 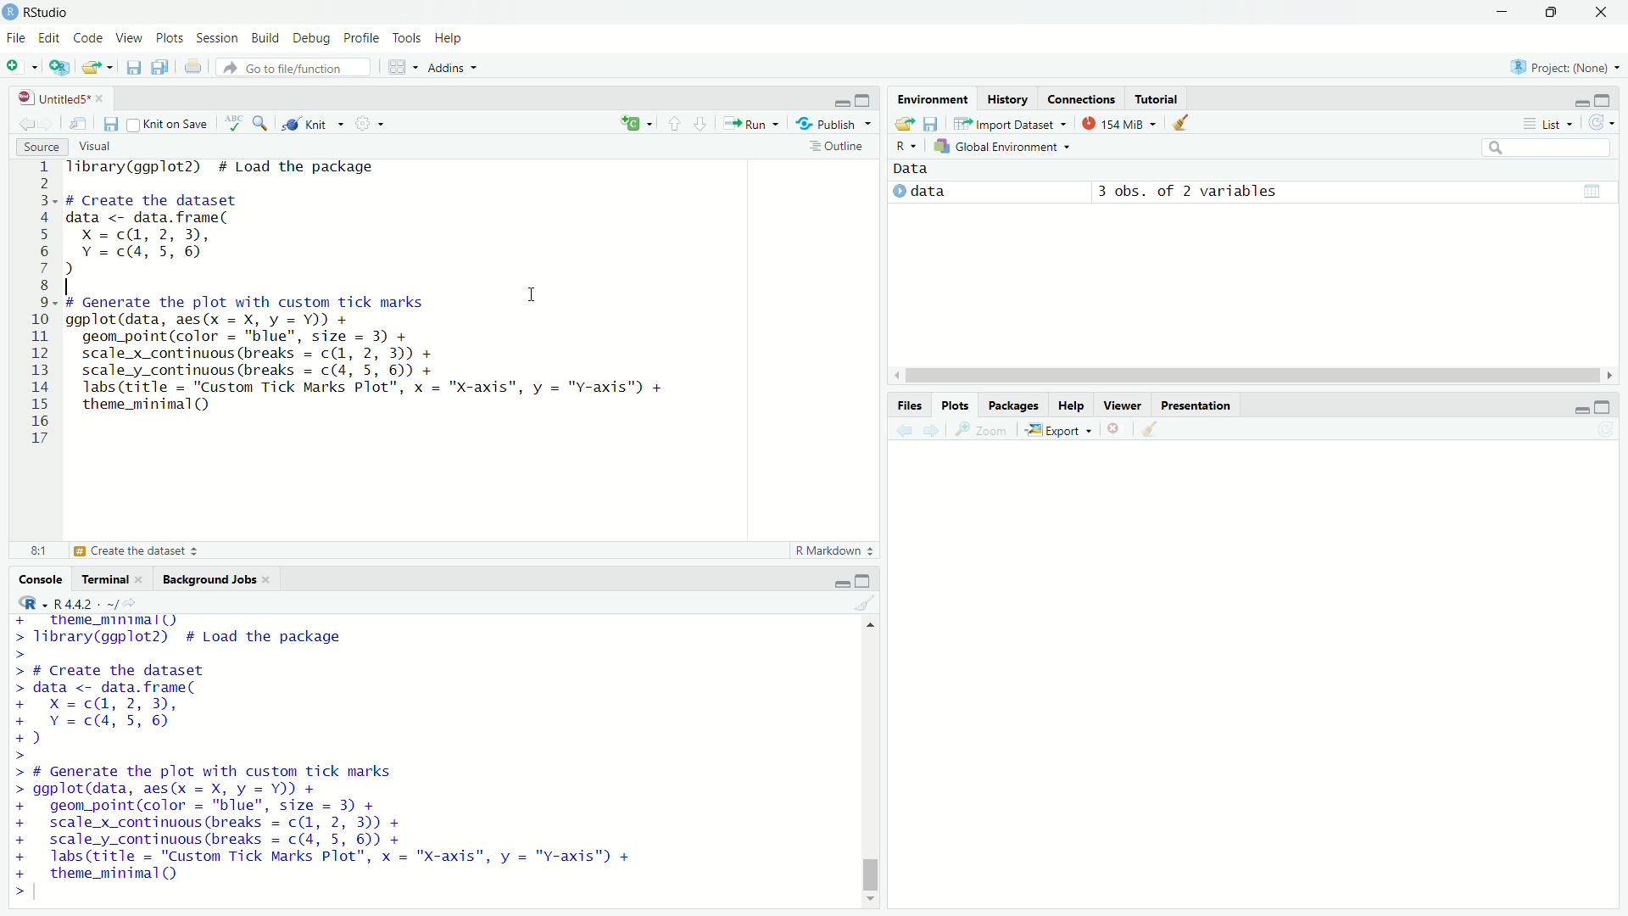 I want to click on go to file/function, so click(x=293, y=67).